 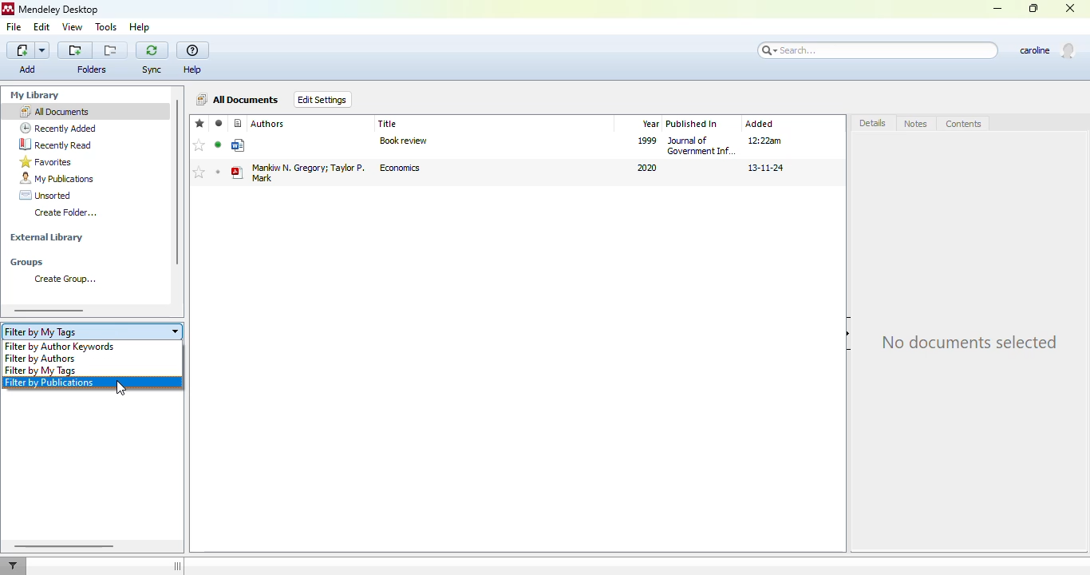 I want to click on my publications, so click(x=57, y=178).